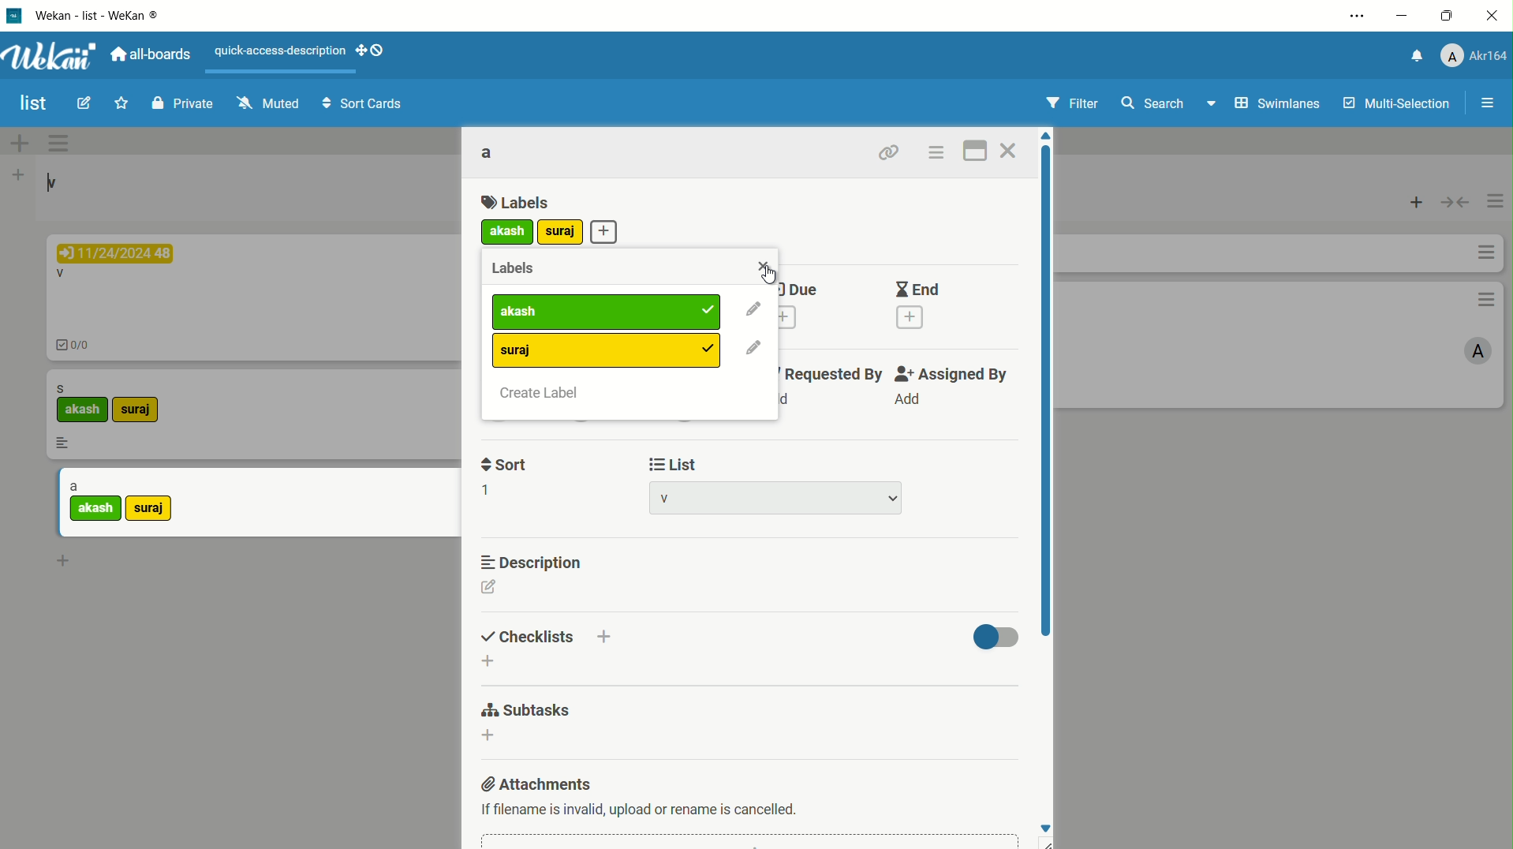 The image size is (1513, 849). Describe the element at coordinates (59, 275) in the screenshot. I see `V` at that location.